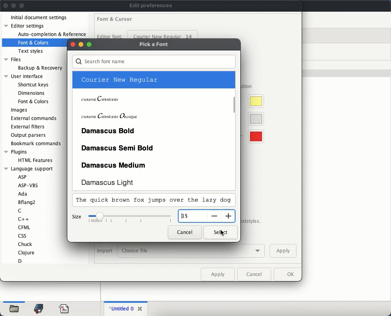 The width and height of the screenshot is (391, 316). Describe the element at coordinates (22, 177) in the screenshot. I see `Asp` at that location.